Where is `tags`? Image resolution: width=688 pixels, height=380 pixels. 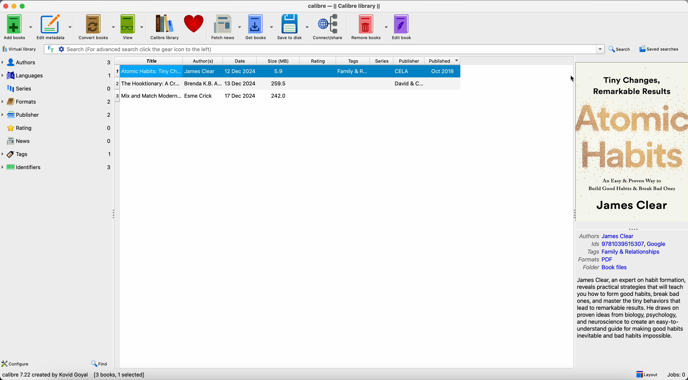 tags is located at coordinates (353, 61).